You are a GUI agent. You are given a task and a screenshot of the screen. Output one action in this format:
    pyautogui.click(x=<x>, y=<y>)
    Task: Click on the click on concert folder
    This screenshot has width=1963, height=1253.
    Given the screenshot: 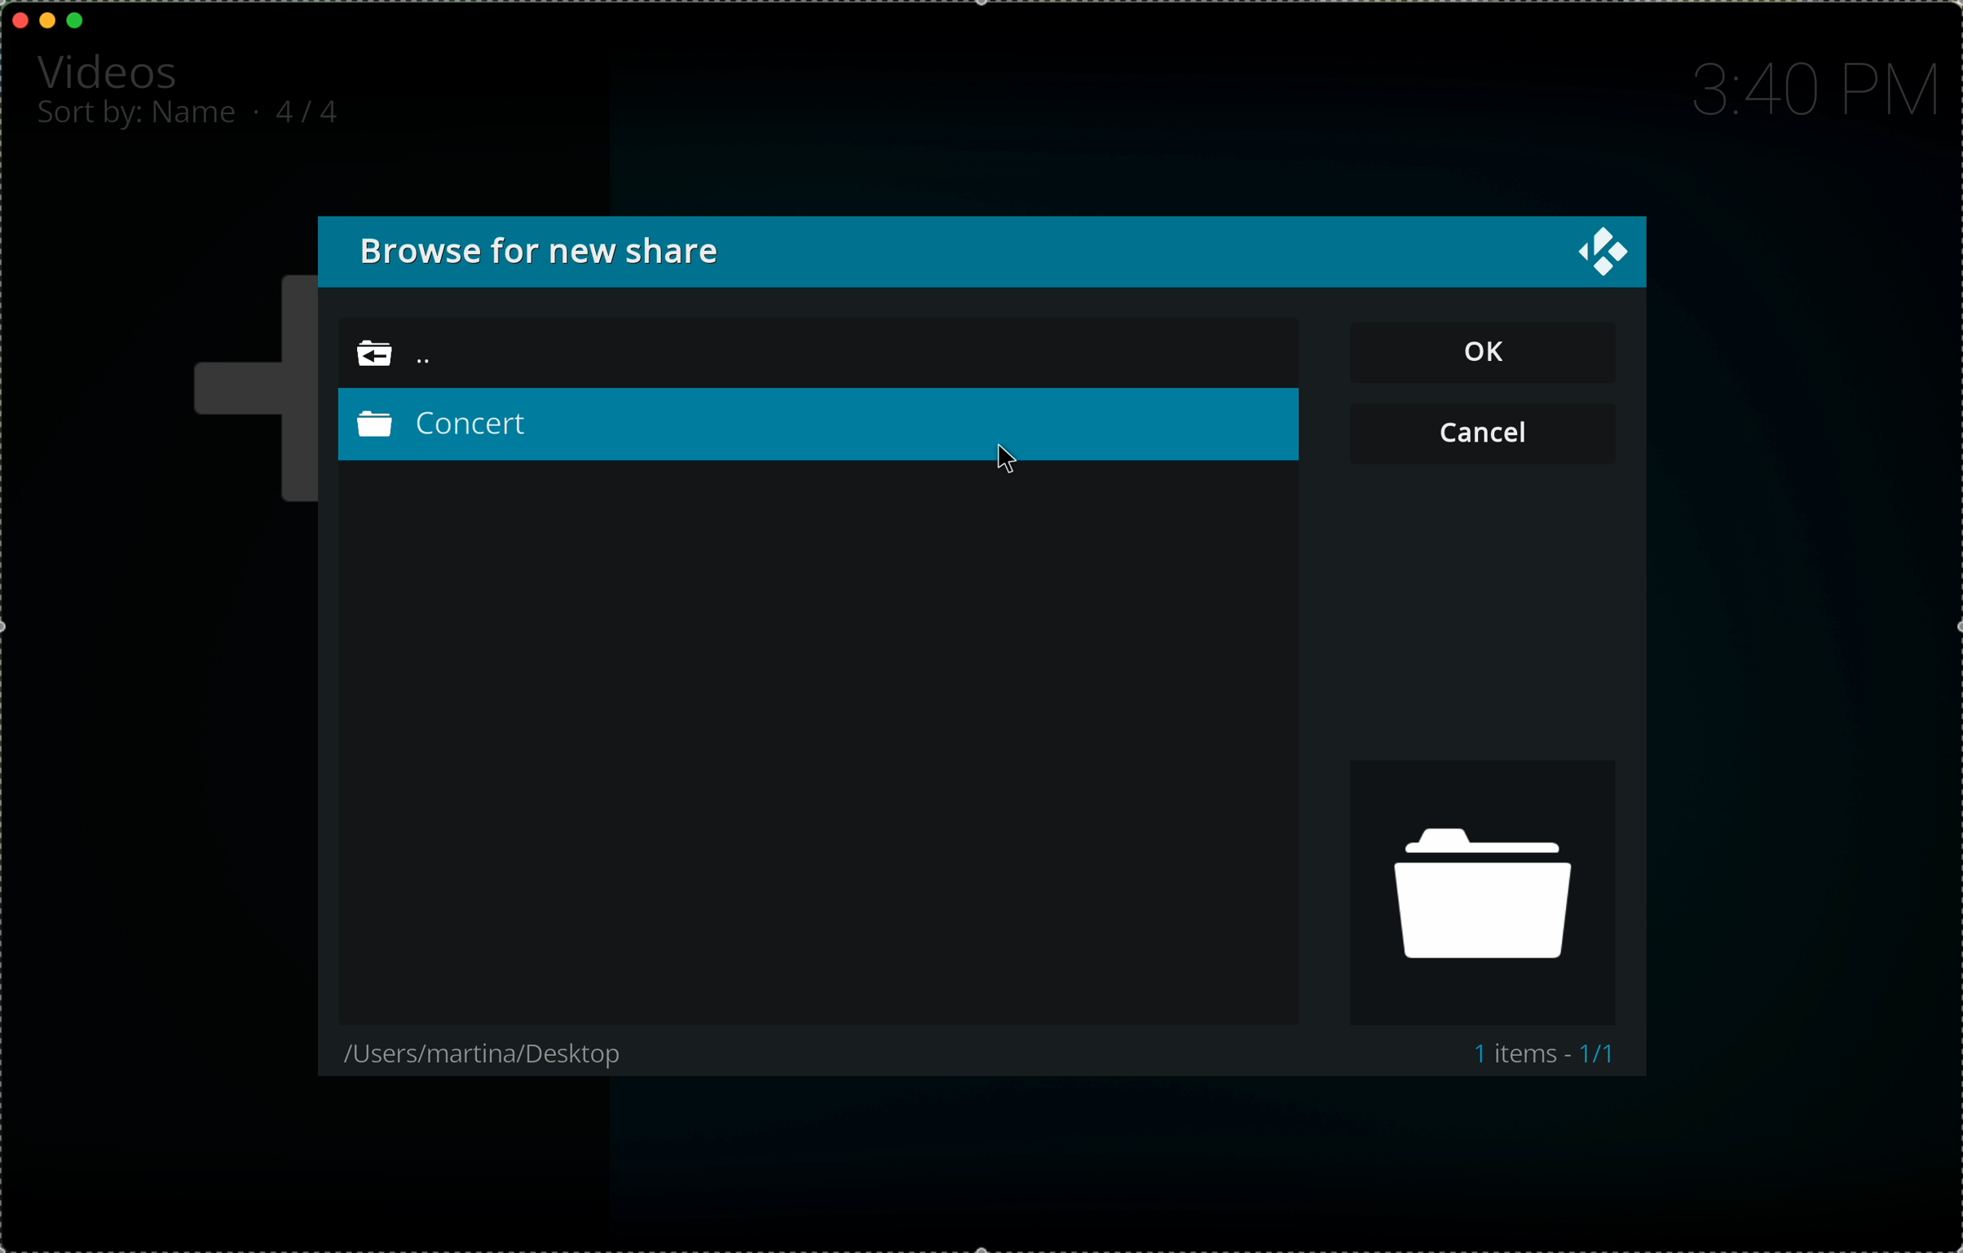 What is the action you would take?
    pyautogui.click(x=819, y=433)
    